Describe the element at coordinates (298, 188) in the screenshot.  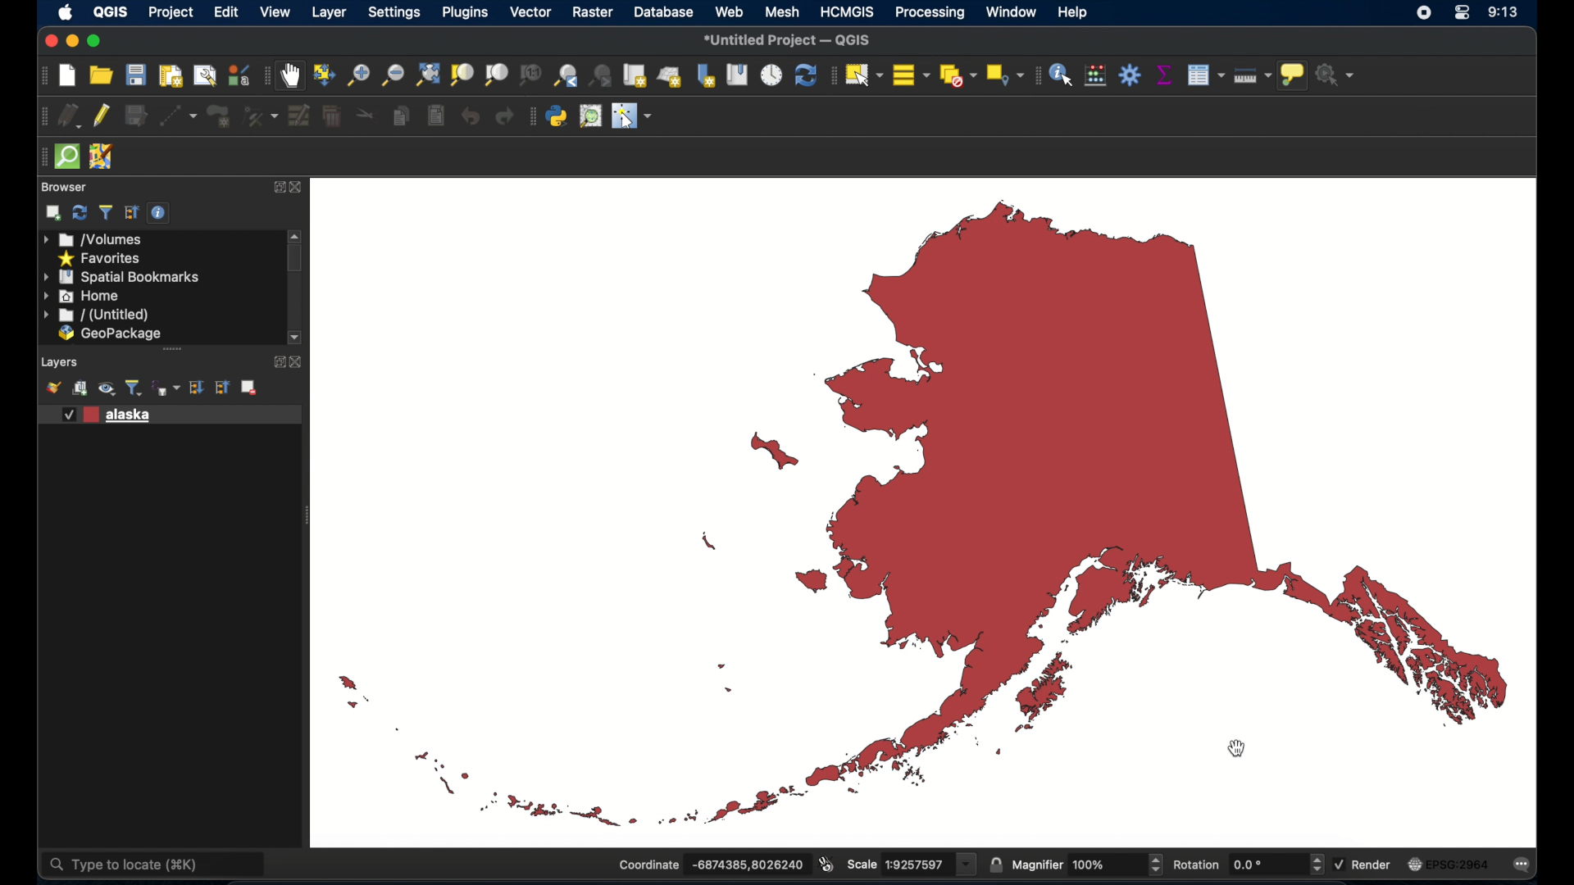
I see `close` at that location.